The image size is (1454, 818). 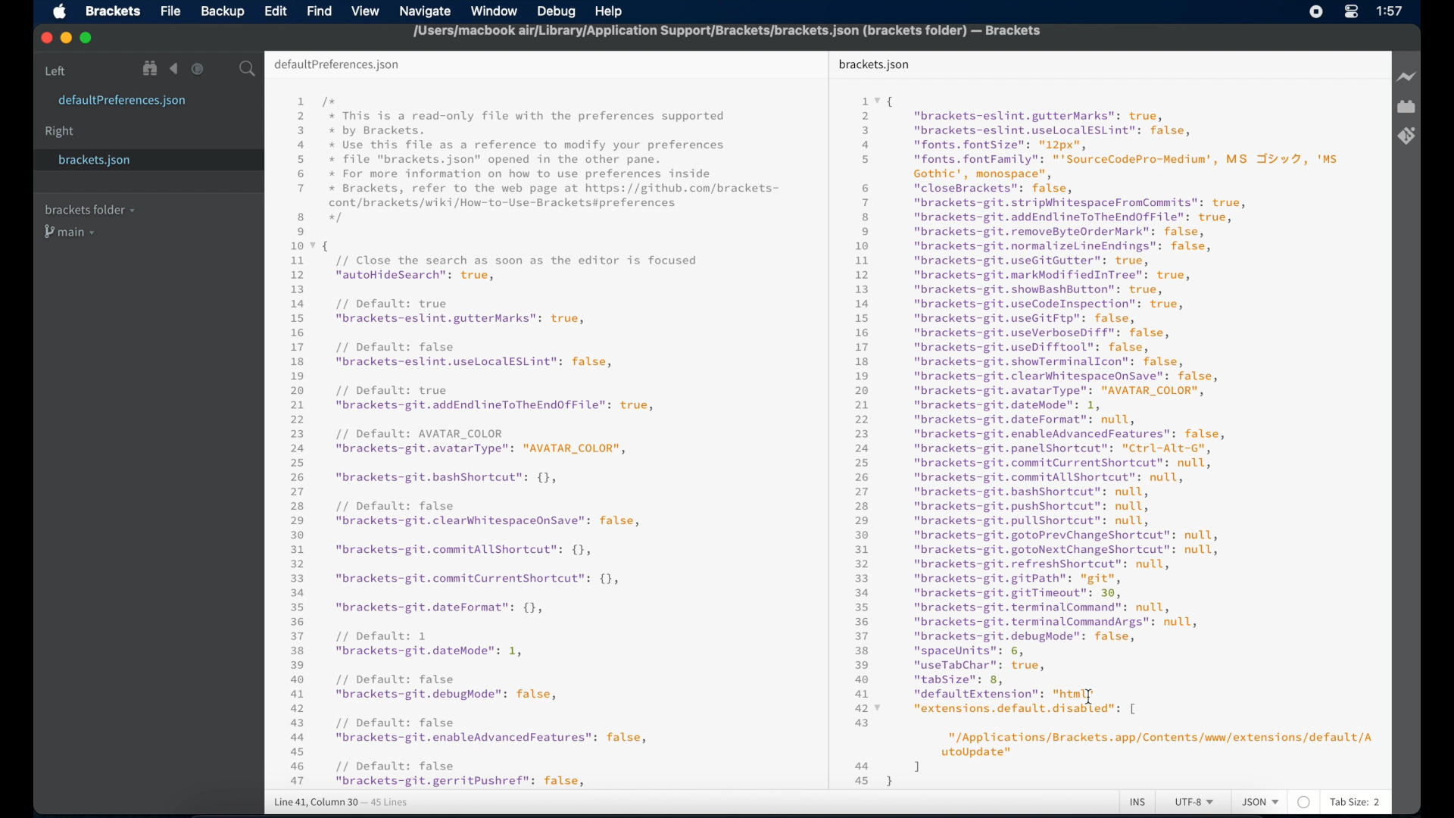 What do you see at coordinates (222, 69) in the screenshot?
I see `split editor vertical or horizontal` at bounding box center [222, 69].